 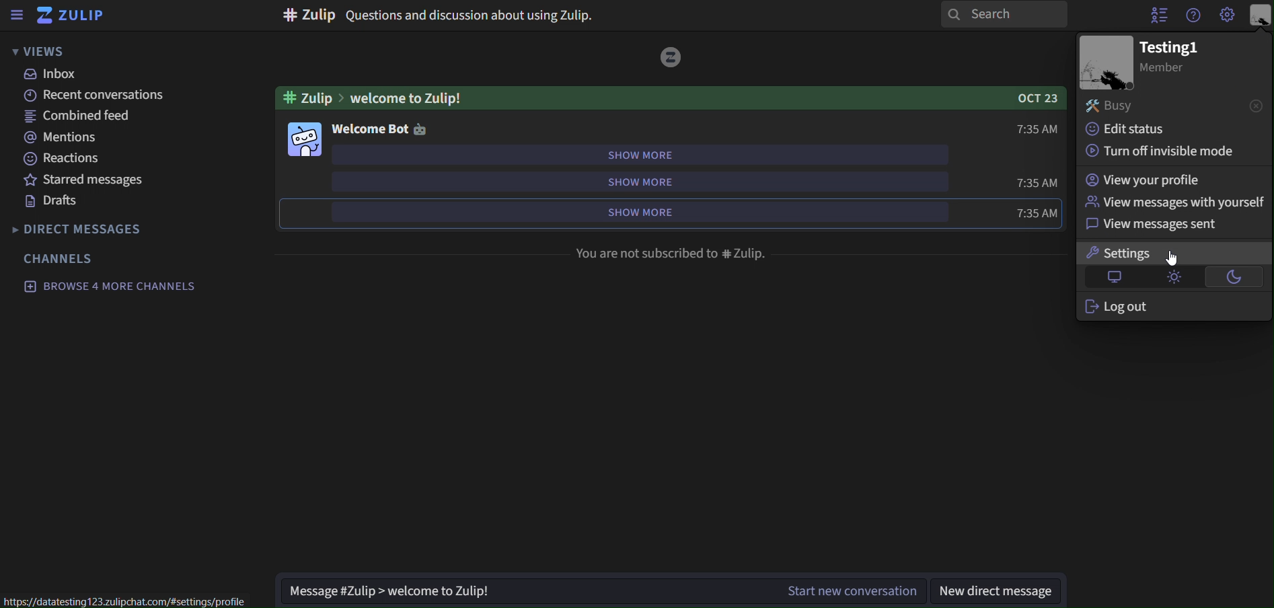 I want to click on You are not subscribed to #Zulip, so click(x=672, y=253).